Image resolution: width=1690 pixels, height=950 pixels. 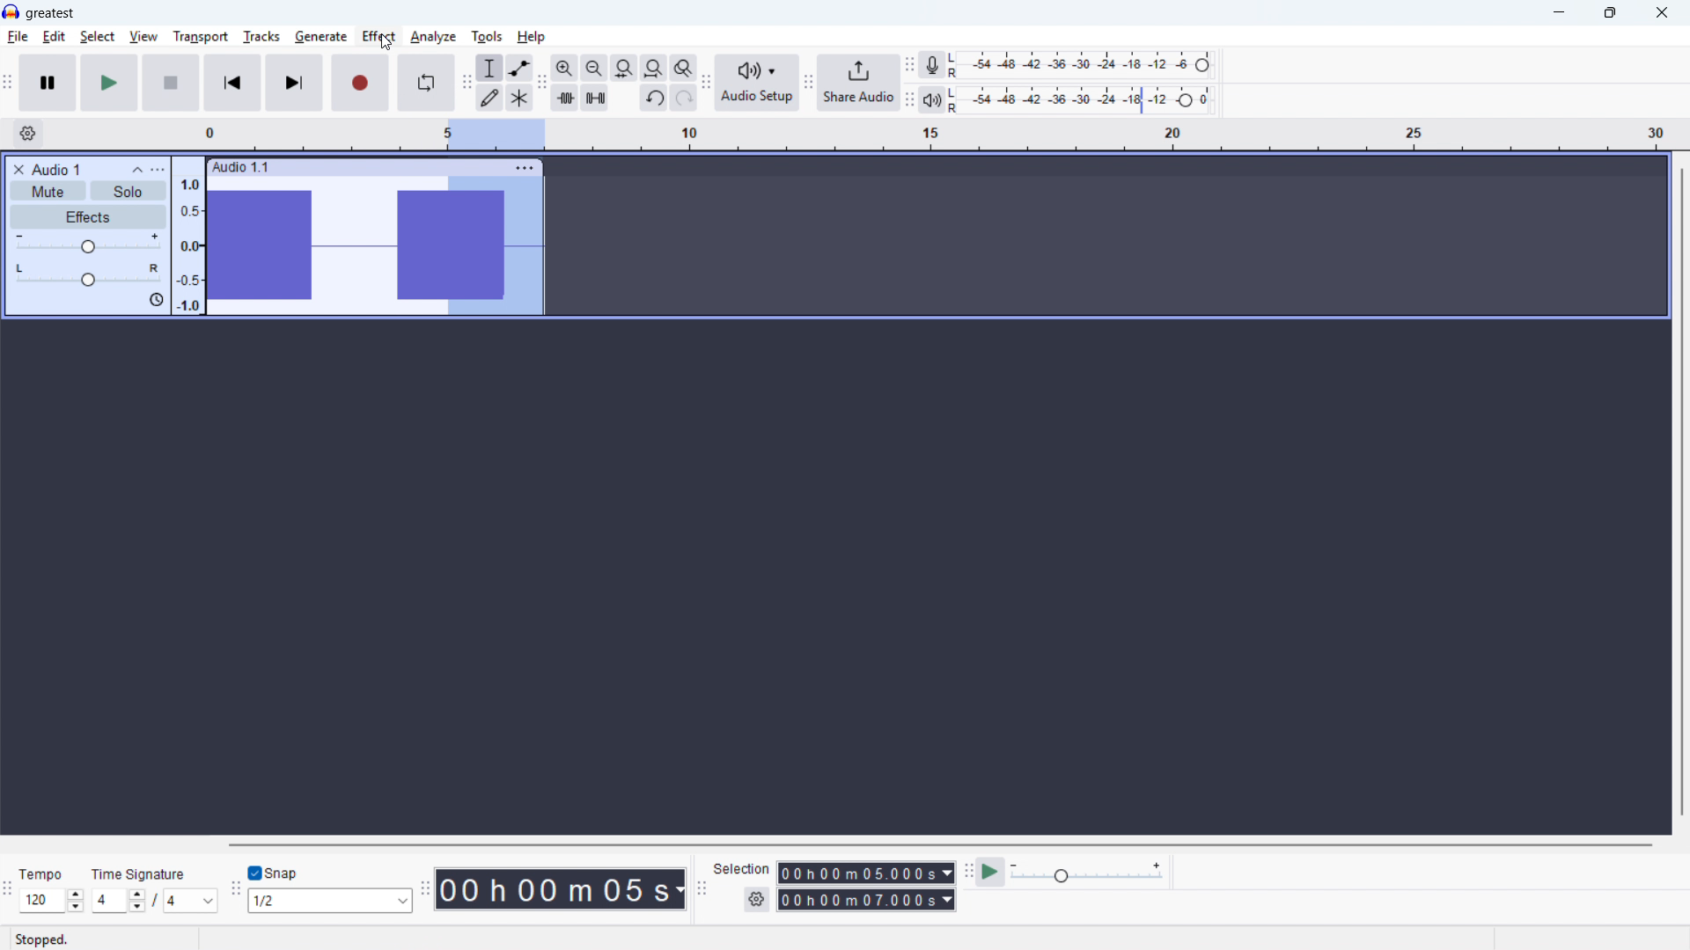 I want to click on Silence audio selection , so click(x=594, y=98).